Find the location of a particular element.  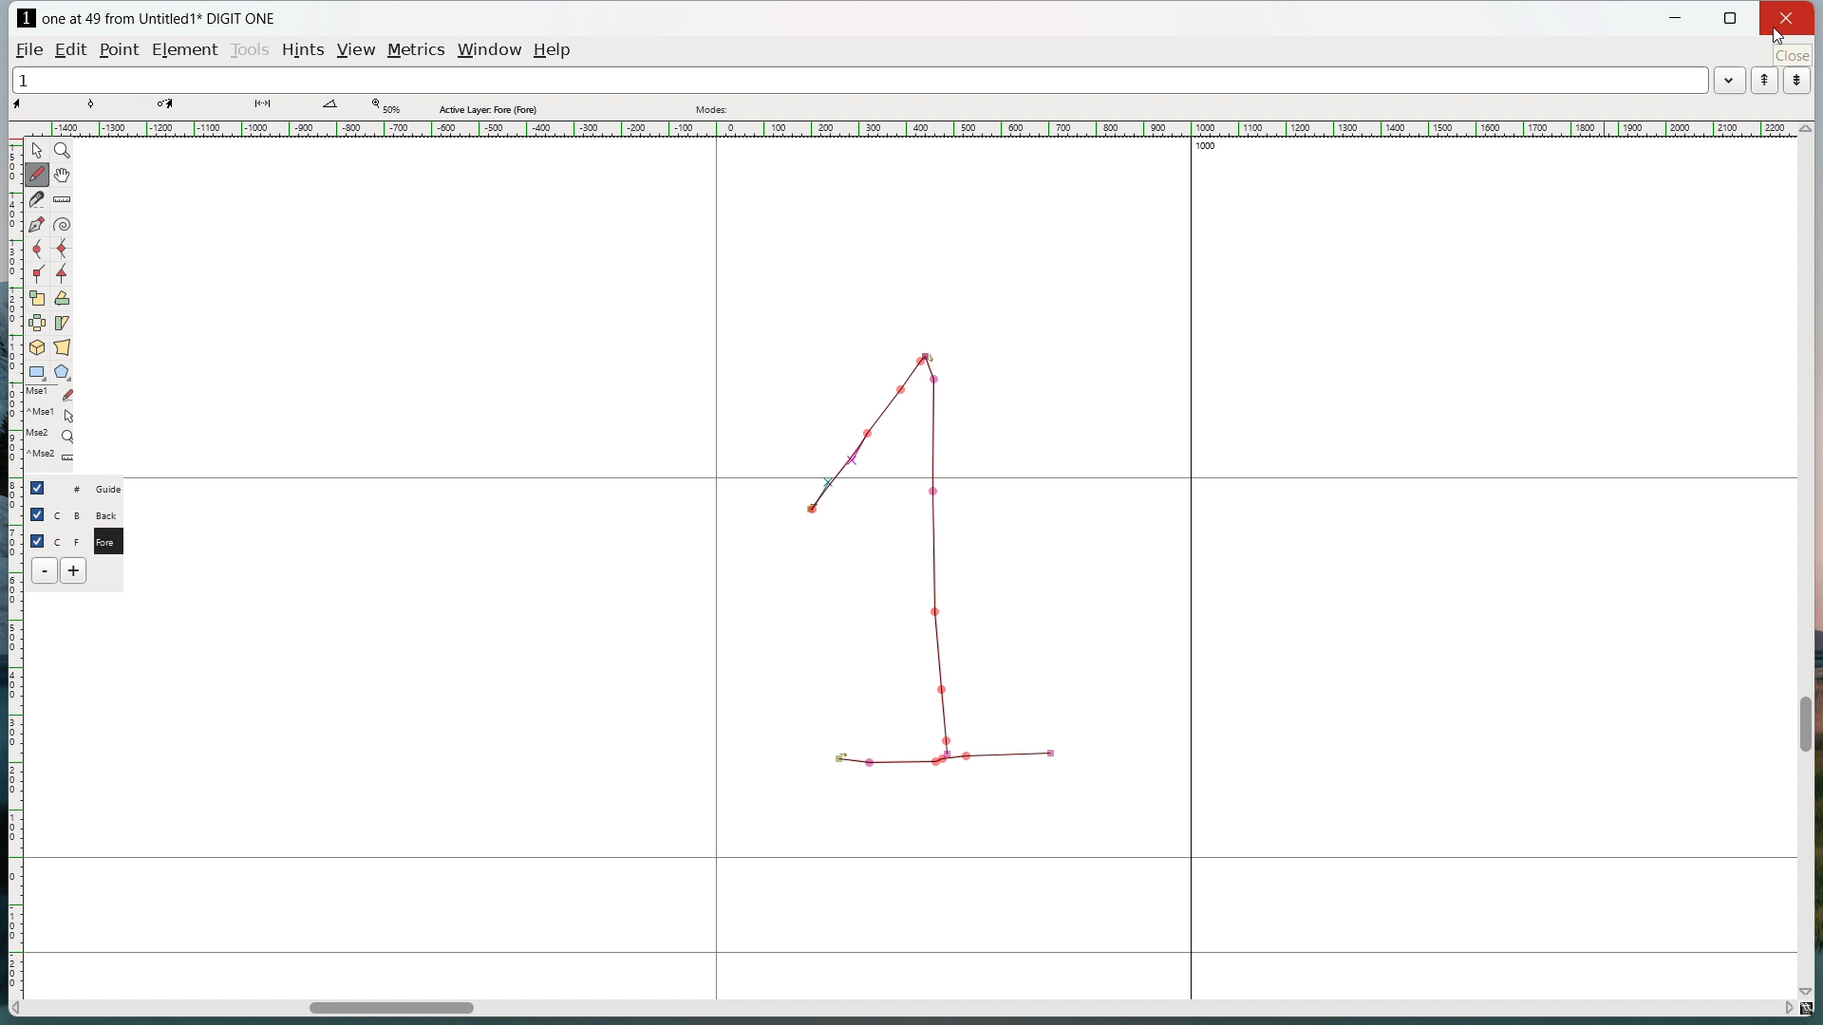

scroll down is located at coordinates (1811, 988).